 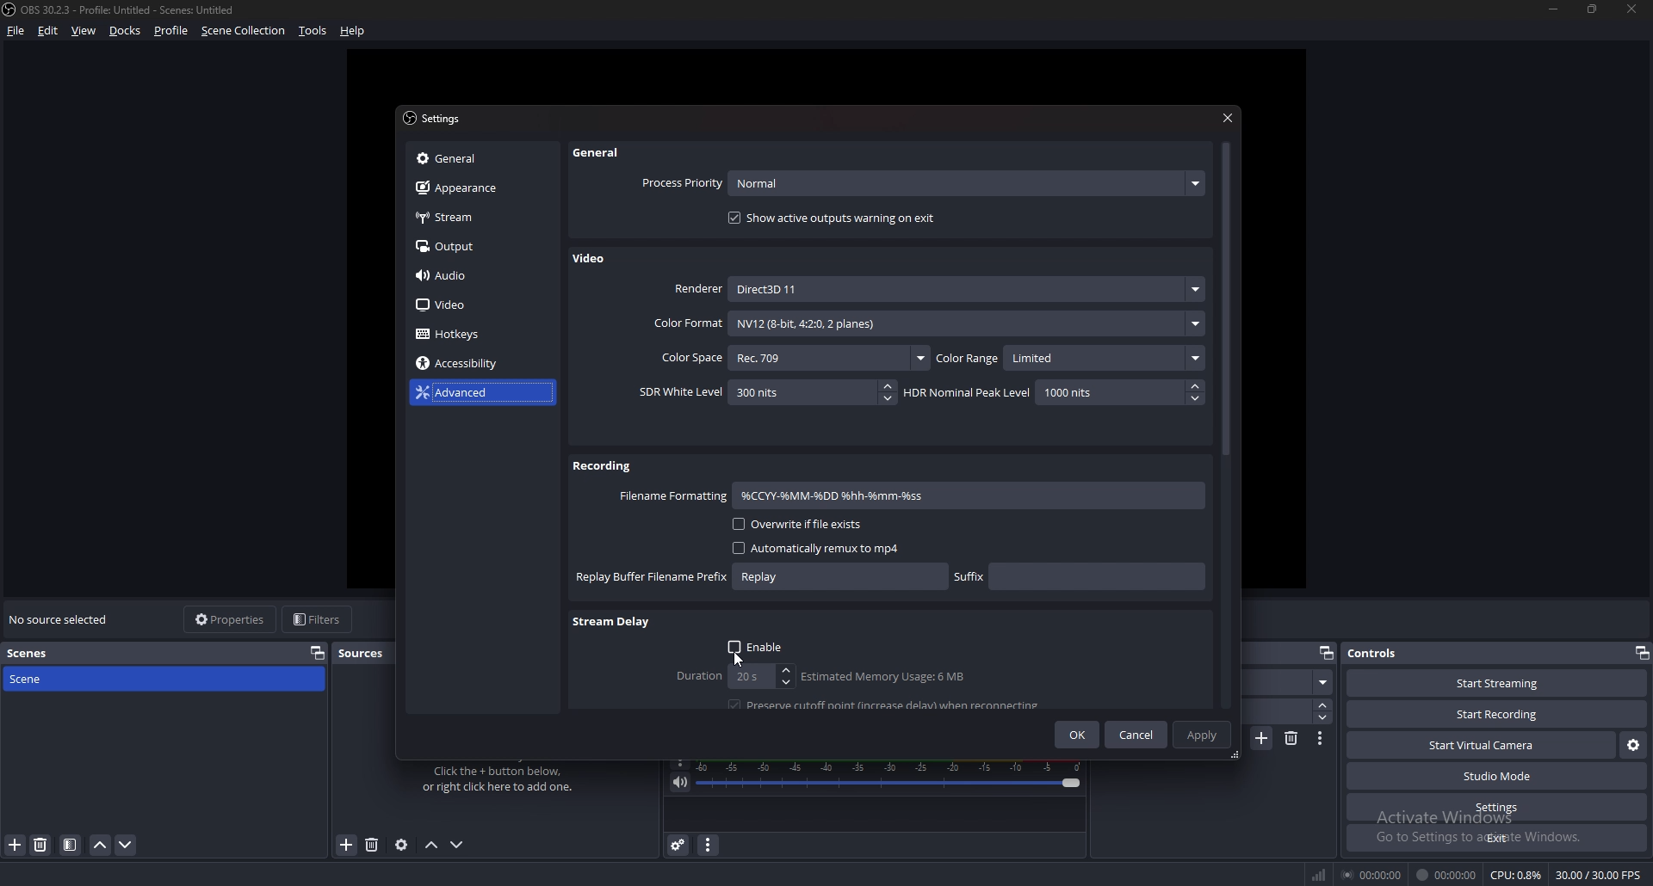 What do you see at coordinates (938, 288) in the screenshot?
I see `Renderer` at bounding box center [938, 288].